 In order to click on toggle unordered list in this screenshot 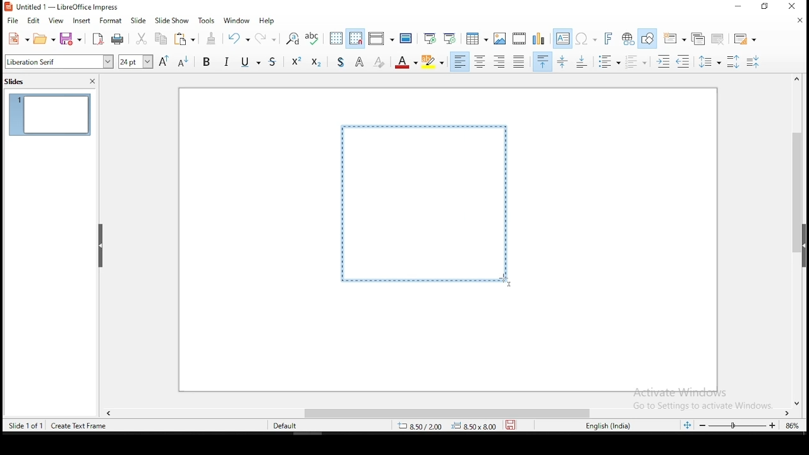, I will do `click(609, 63)`.